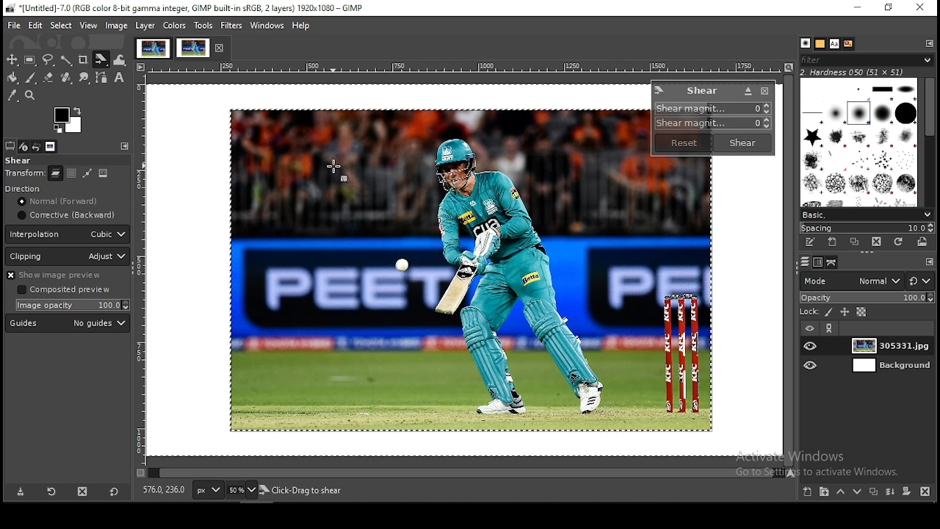 This screenshot has width=940, height=529. What do you see at coordinates (19, 161) in the screenshot?
I see `shear` at bounding box center [19, 161].